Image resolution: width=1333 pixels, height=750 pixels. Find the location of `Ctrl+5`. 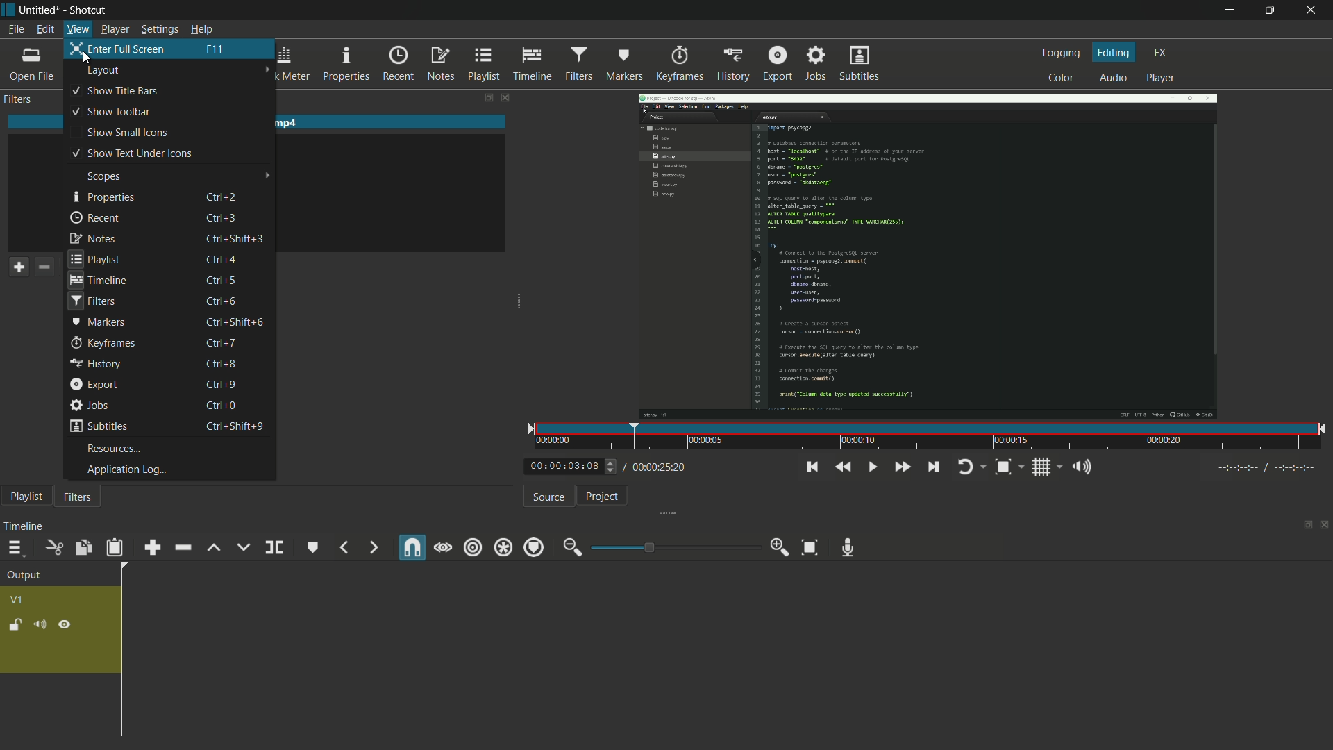

Ctrl+5 is located at coordinates (220, 281).